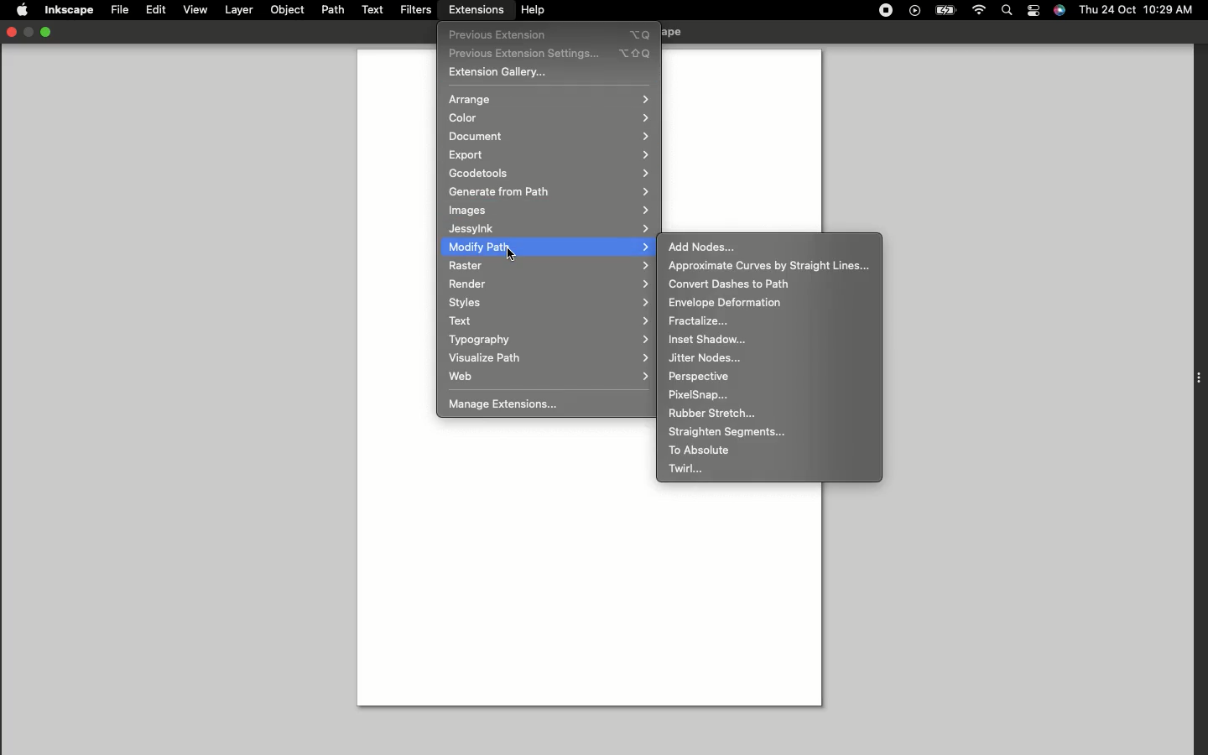  I want to click on Fractalize, so click(701, 322).